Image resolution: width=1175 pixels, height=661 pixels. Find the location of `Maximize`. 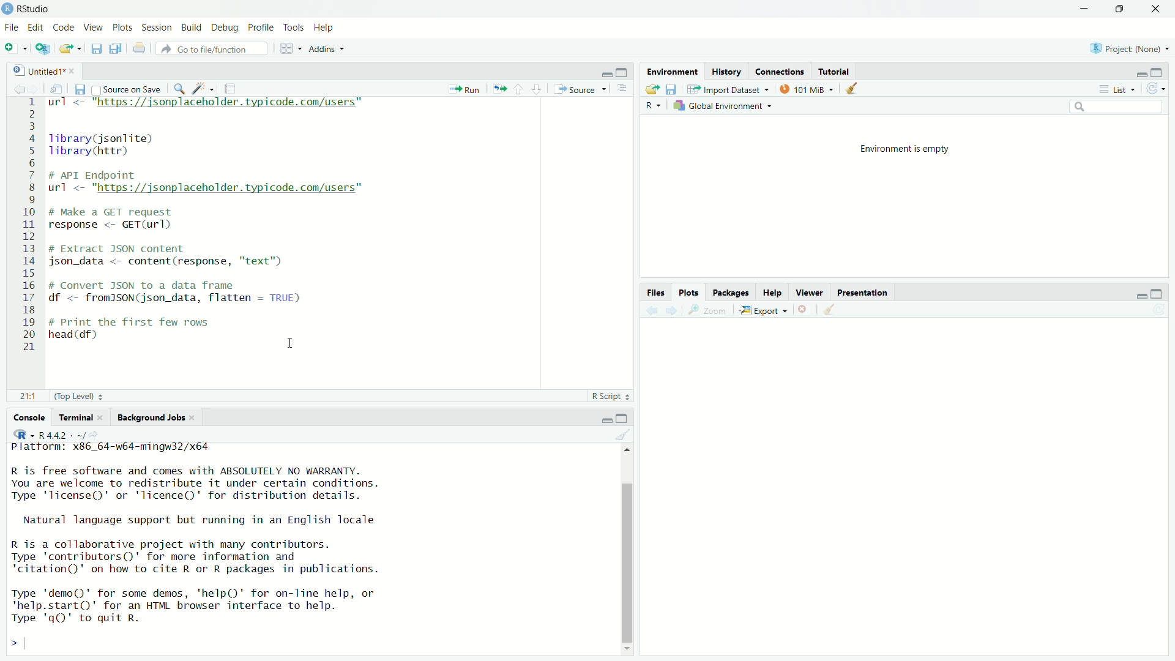

Maximize is located at coordinates (1157, 72).